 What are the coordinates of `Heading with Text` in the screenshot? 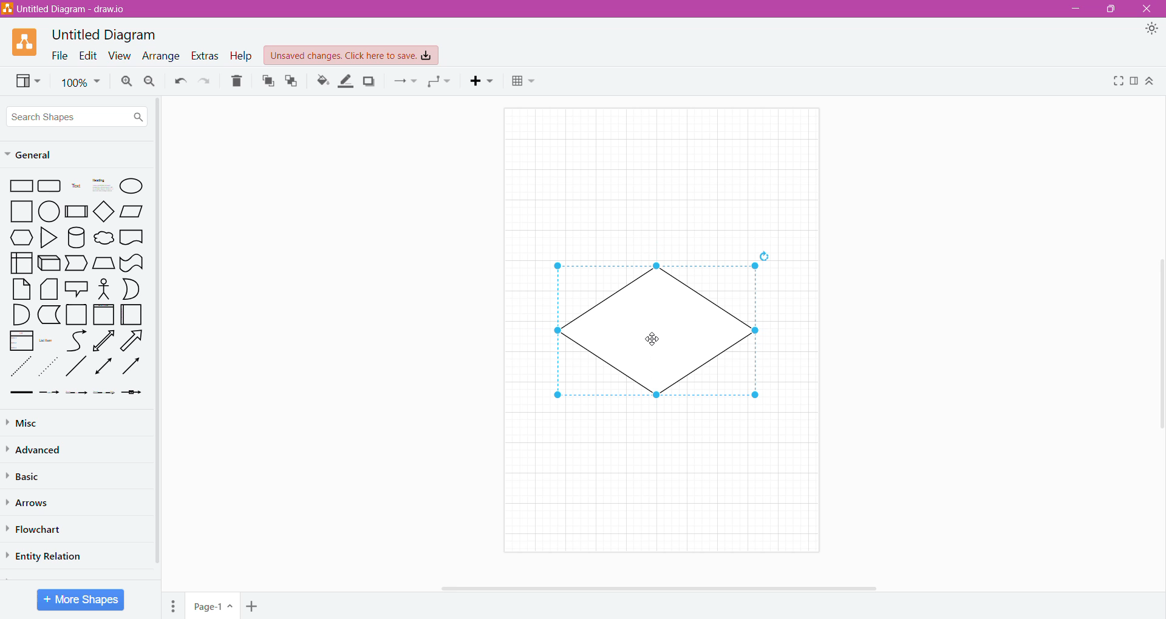 It's located at (103, 186).